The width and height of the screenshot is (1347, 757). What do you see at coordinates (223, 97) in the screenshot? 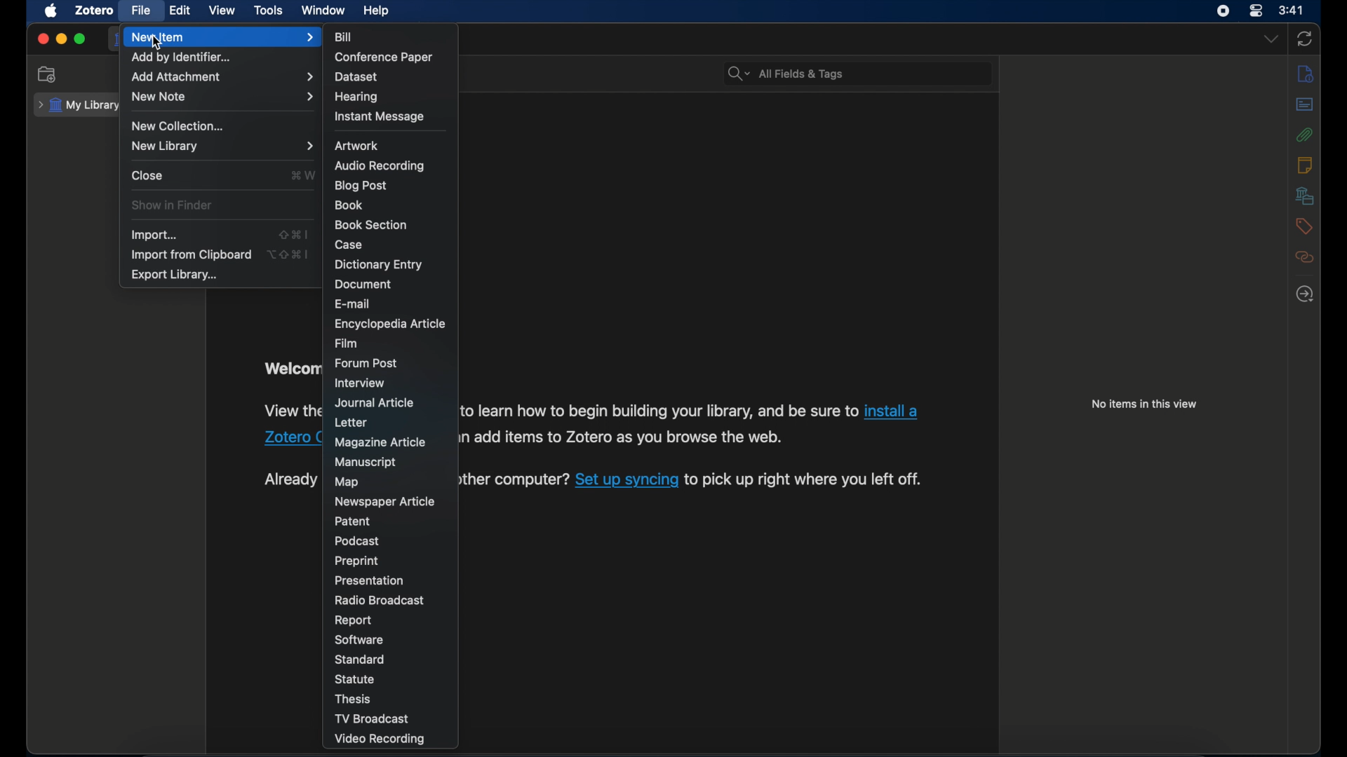
I see `new note` at bounding box center [223, 97].